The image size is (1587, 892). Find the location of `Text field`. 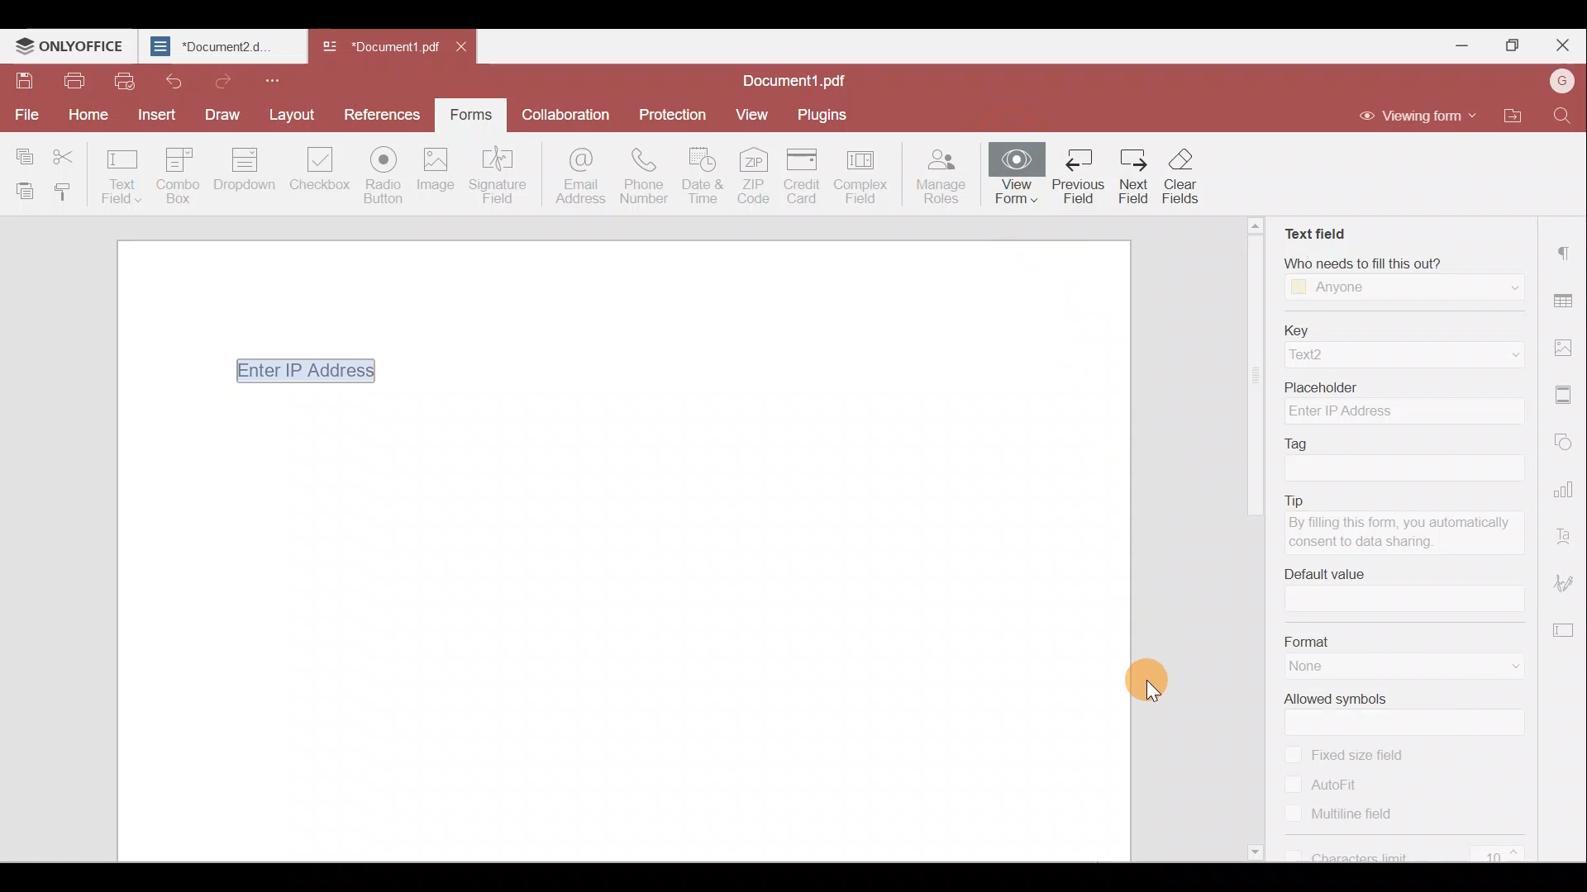

Text field is located at coordinates (122, 175).